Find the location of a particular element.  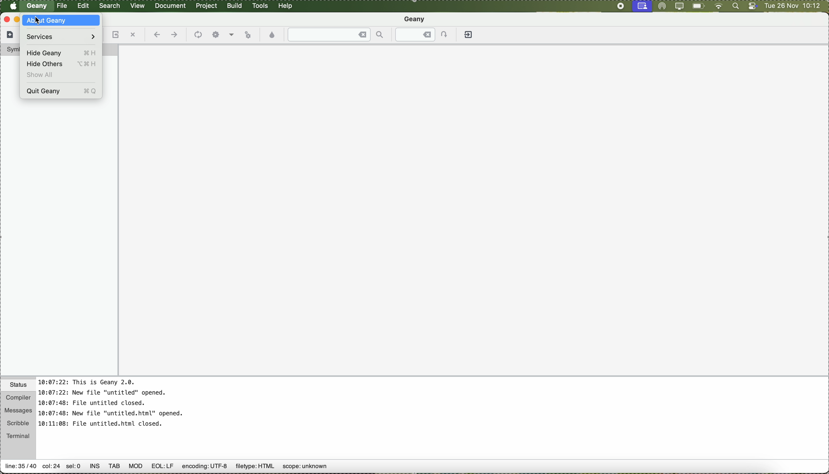

edit is located at coordinates (84, 6).